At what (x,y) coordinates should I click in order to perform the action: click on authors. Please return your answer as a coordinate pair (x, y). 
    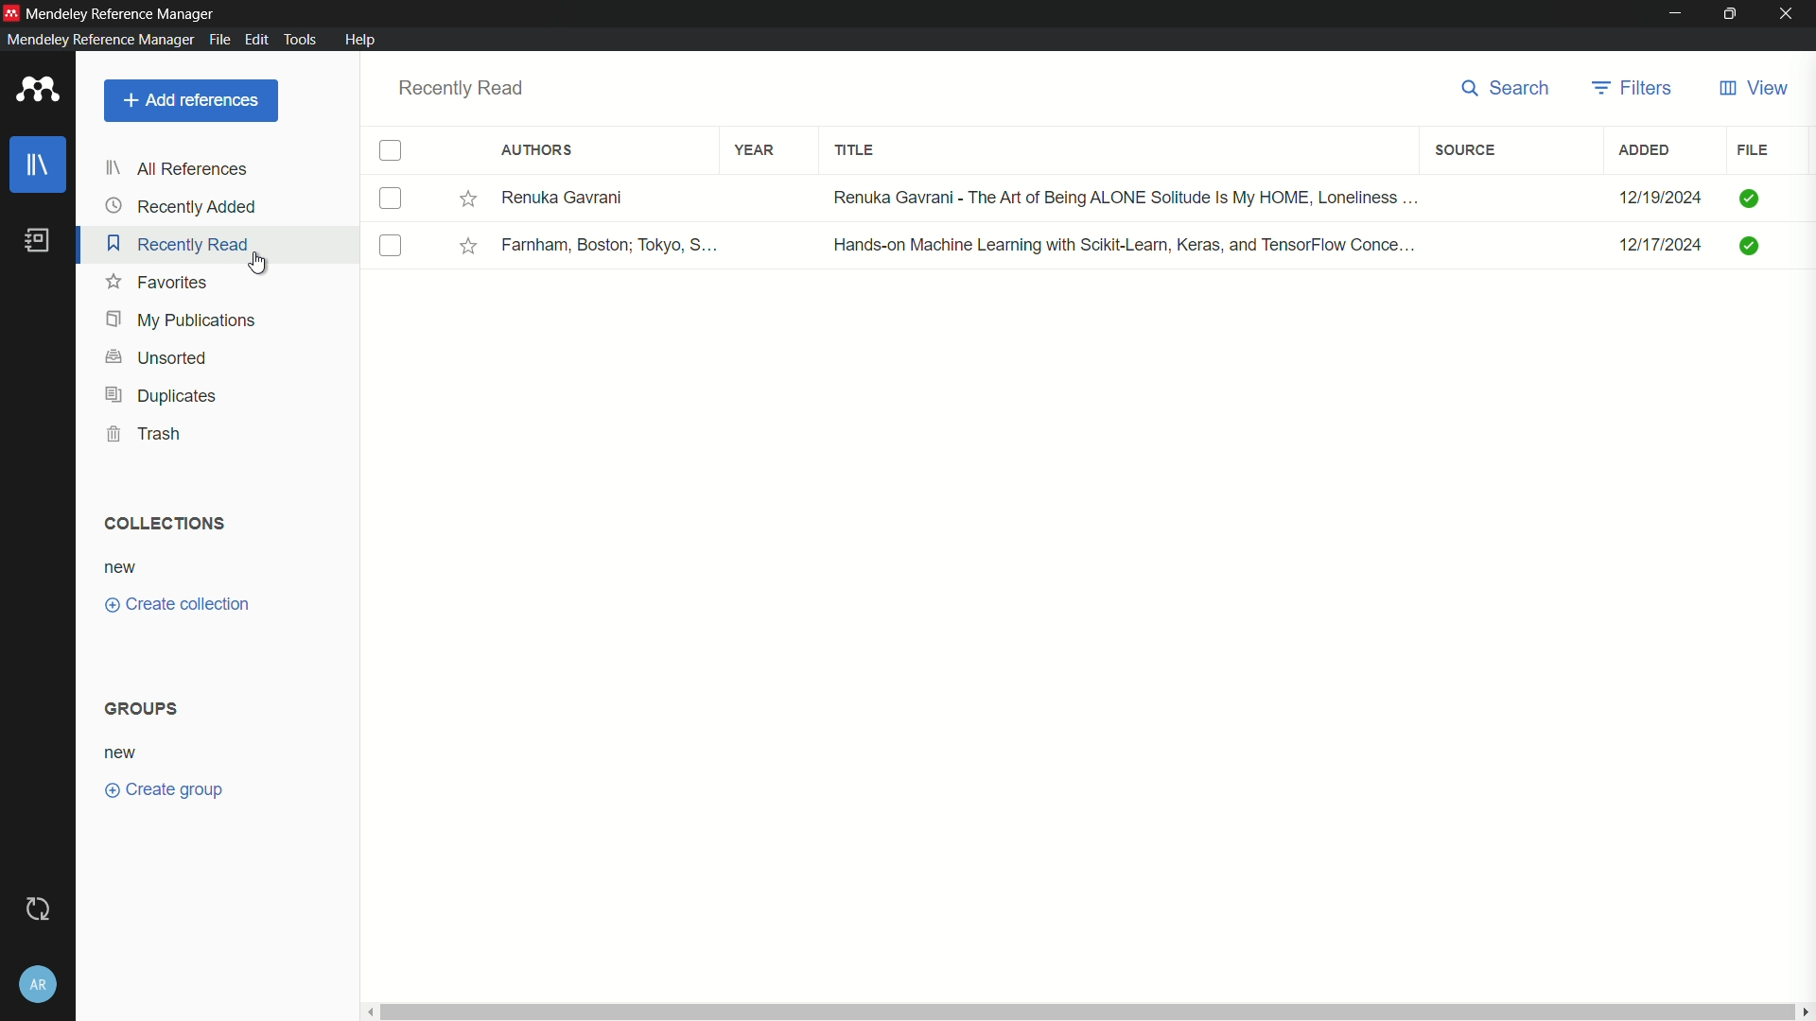
    Looking at the image, I should click on (538, 149).